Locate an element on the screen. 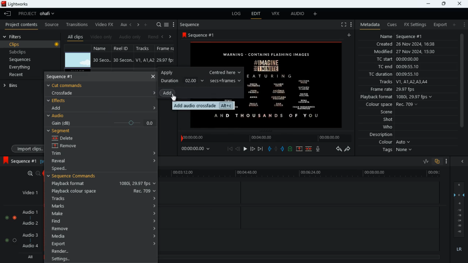  add is located at coordinates (454, 24).